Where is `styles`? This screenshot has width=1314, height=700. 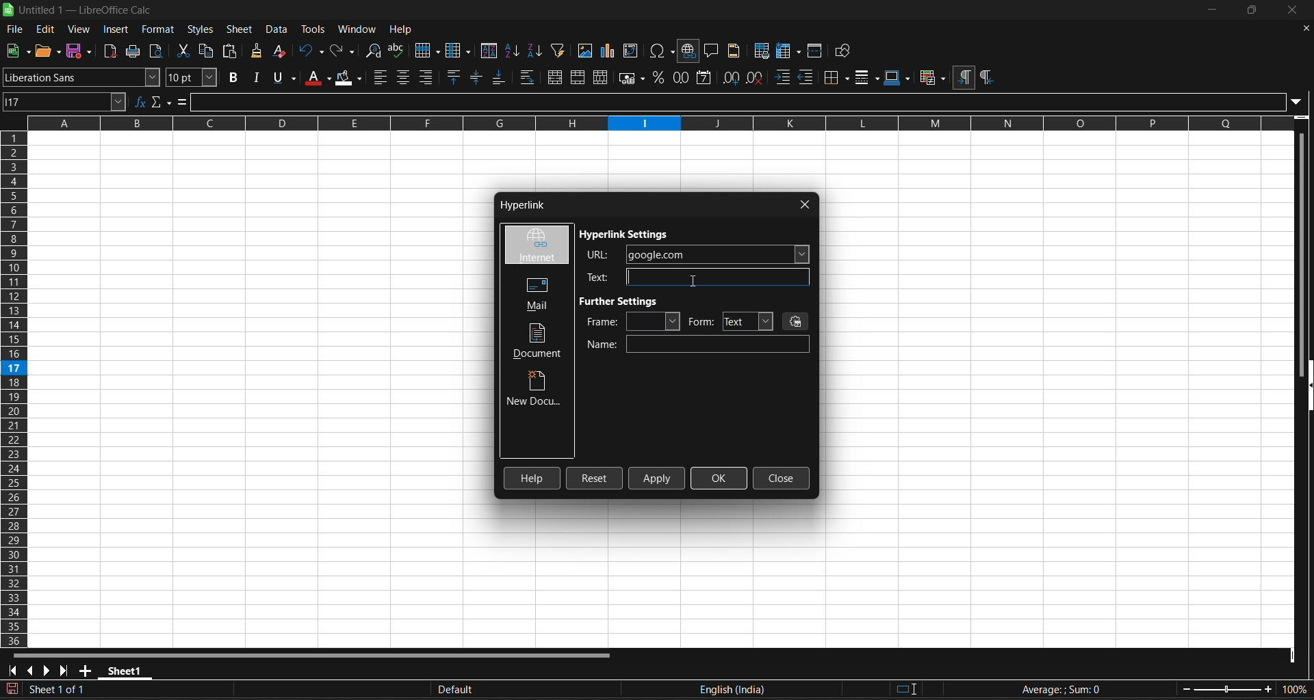
styles is located at coordinates (201, 29).